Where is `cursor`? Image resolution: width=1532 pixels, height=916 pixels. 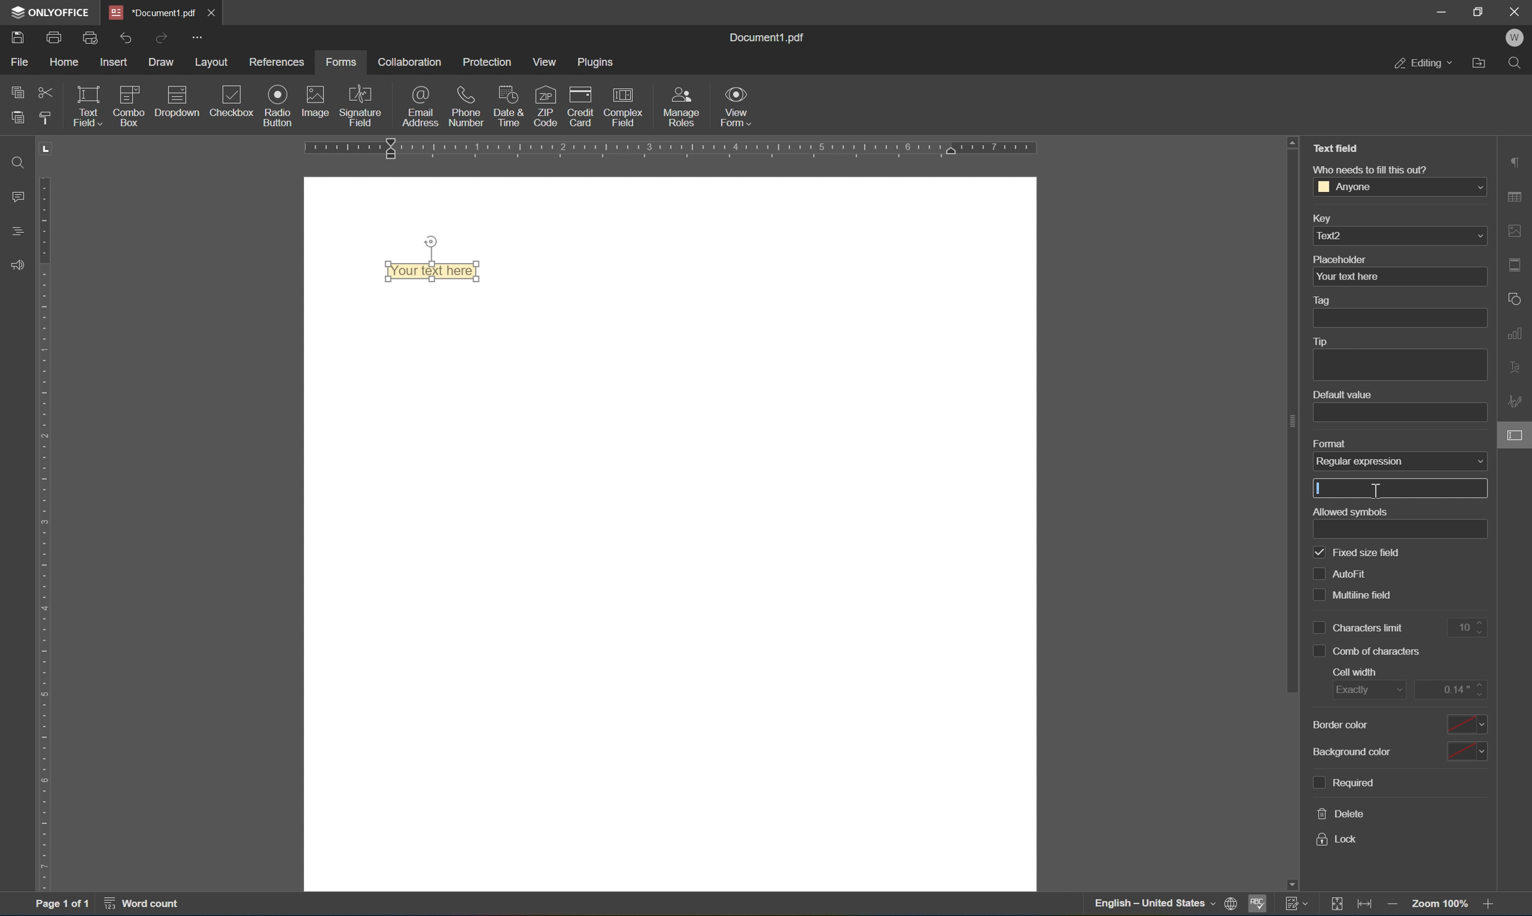
cursor is located at coordinates (1375, 489).